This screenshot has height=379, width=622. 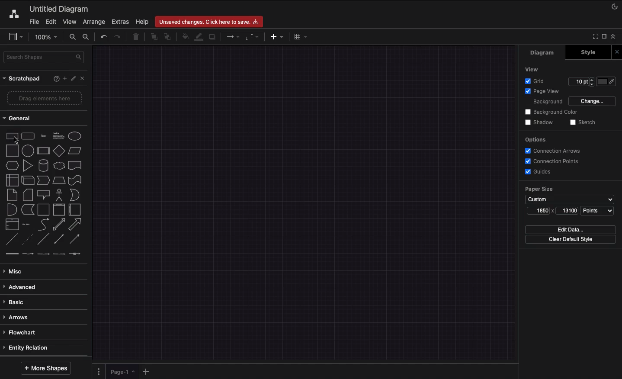 I want to click on Background, so click(x=548, y=103).